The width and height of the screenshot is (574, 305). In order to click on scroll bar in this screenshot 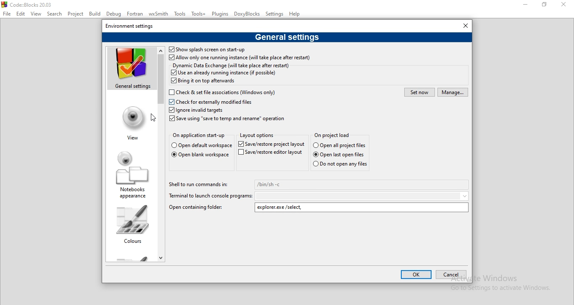, I will do `click(161, 153)`.